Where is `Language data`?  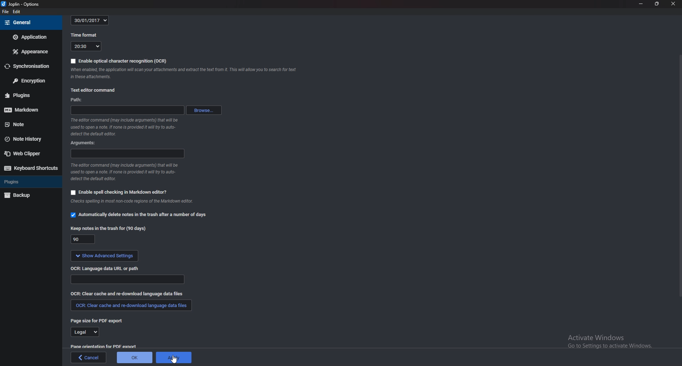
Language data is located at coordinates (128, 280).